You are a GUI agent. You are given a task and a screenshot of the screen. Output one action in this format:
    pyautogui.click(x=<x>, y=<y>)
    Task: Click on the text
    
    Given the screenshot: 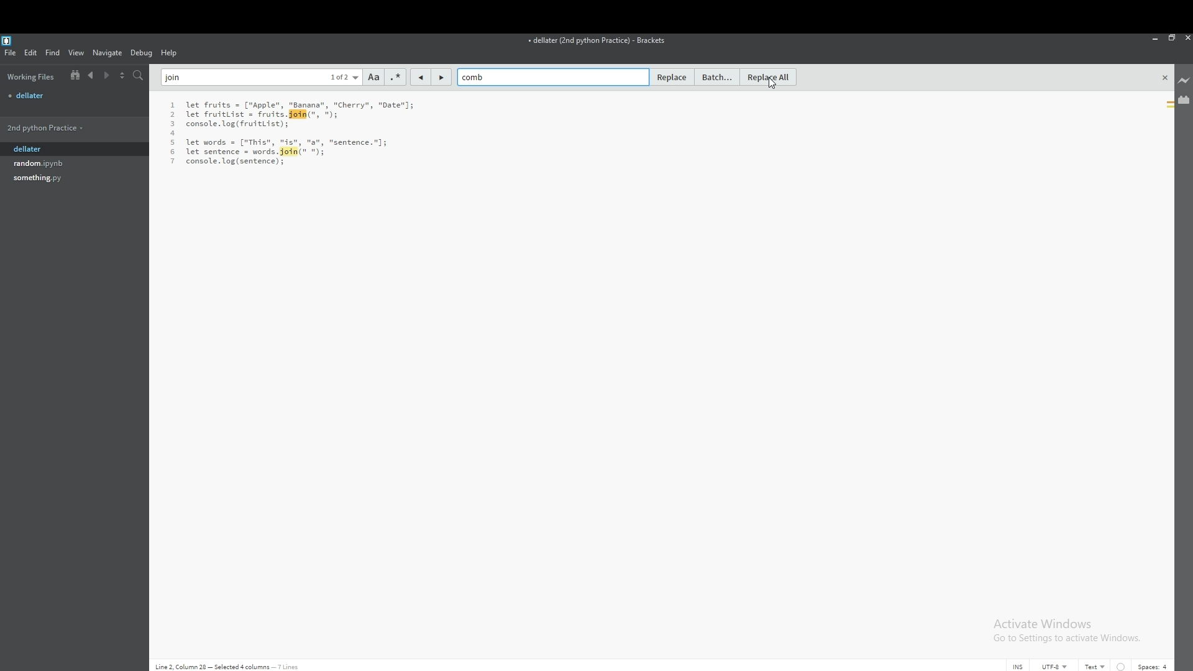 What is the action you would take?
    pyautogui.click(x=1096, y=666)
    